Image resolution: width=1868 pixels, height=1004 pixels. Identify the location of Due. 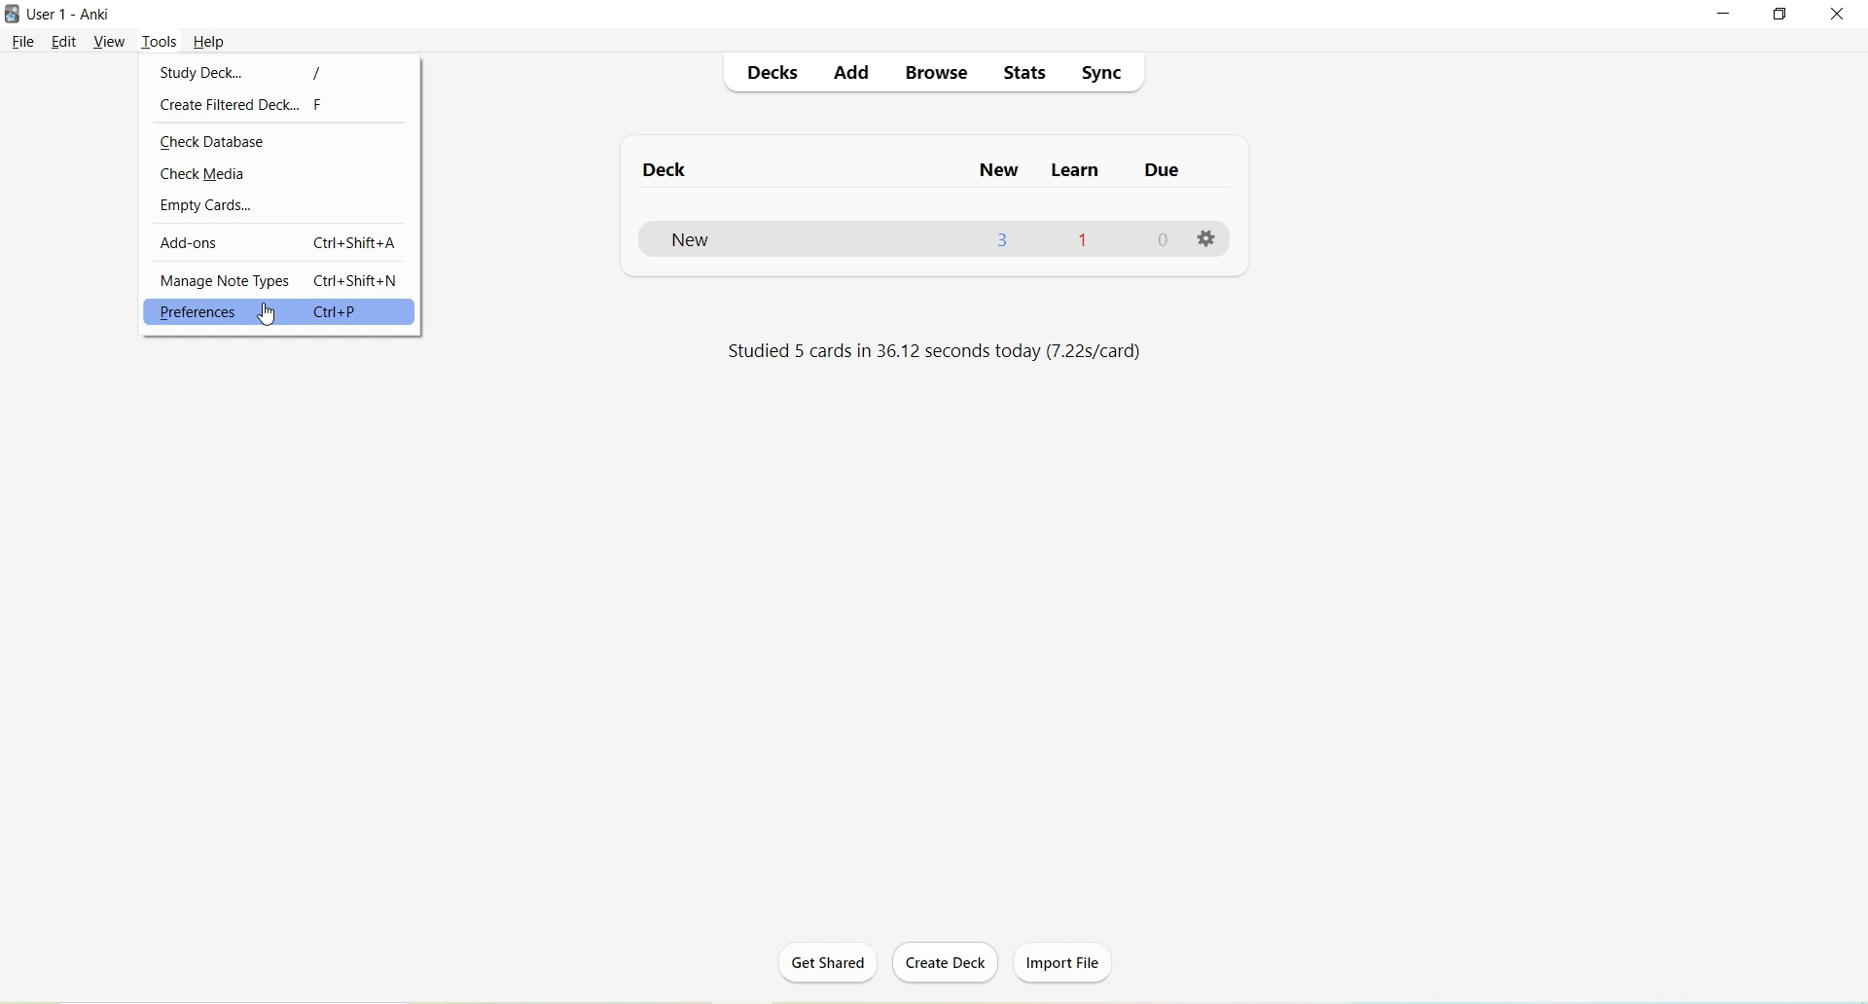
(1162, 174).